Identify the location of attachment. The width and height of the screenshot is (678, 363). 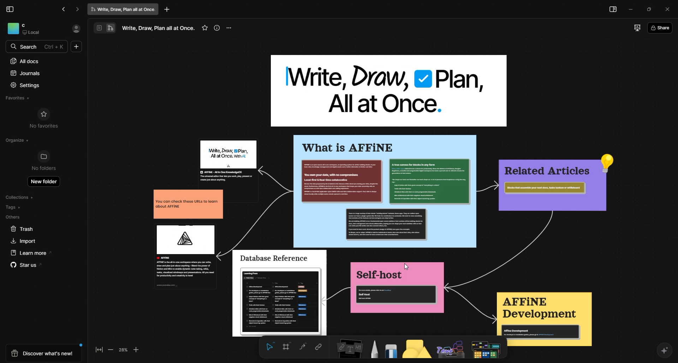
(346, 349).